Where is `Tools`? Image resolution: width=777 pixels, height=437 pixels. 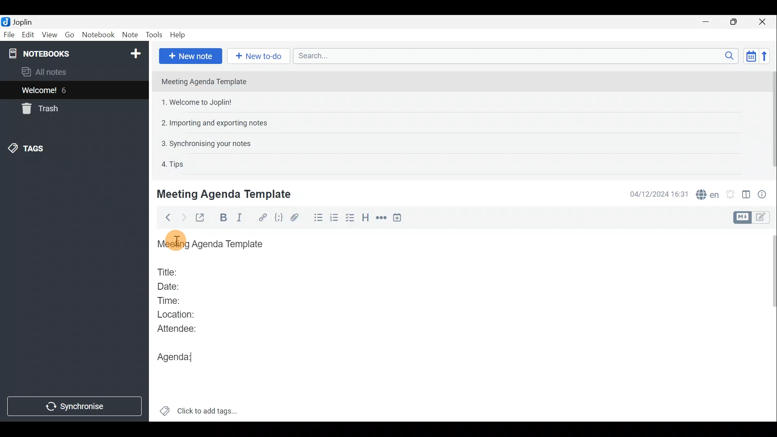 Tools is located at coordinates (153, 34).